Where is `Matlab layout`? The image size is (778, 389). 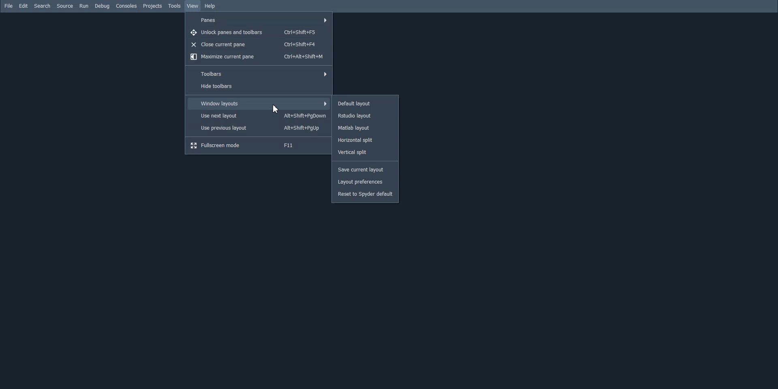
Matlab layout is located at coordinates (365, 128).